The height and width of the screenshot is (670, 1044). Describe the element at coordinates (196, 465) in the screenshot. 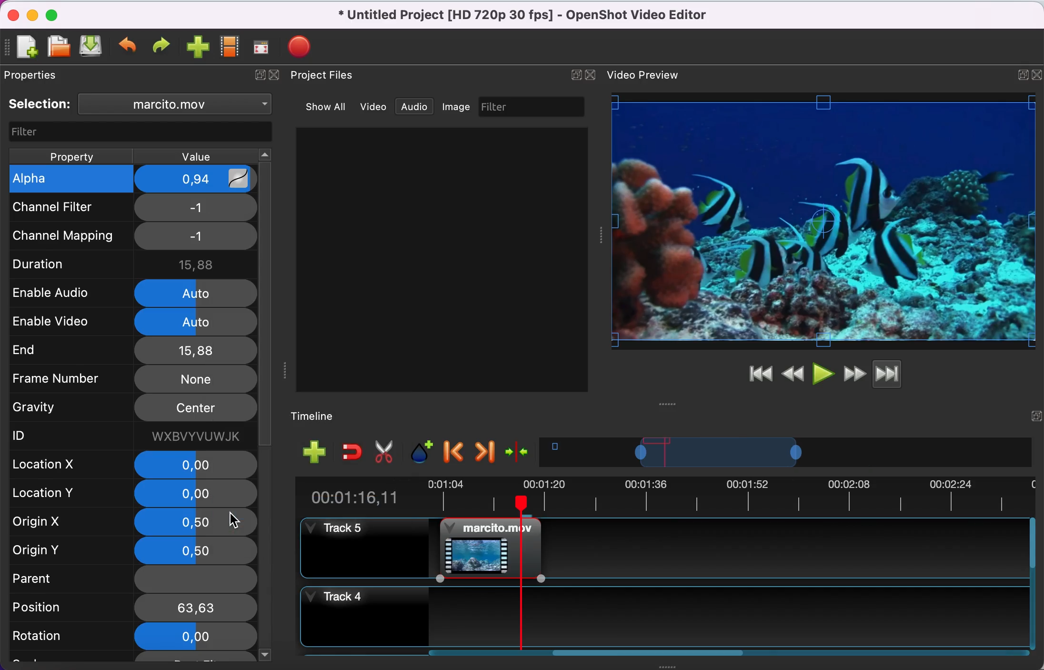

I see `0,00` at that location.